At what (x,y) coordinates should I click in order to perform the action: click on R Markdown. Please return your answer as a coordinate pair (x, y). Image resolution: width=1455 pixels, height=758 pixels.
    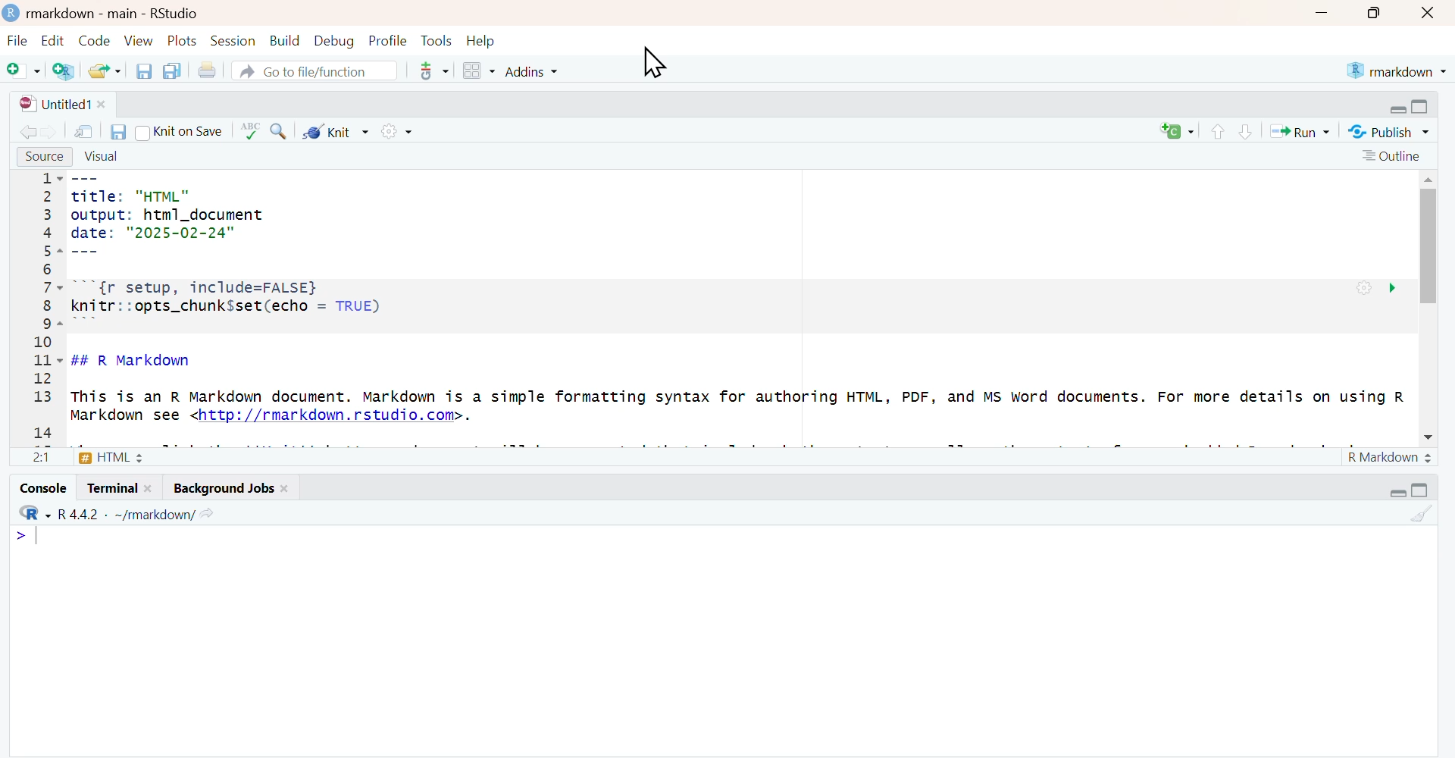
    Looking at the image, I should click on (1391, 457).